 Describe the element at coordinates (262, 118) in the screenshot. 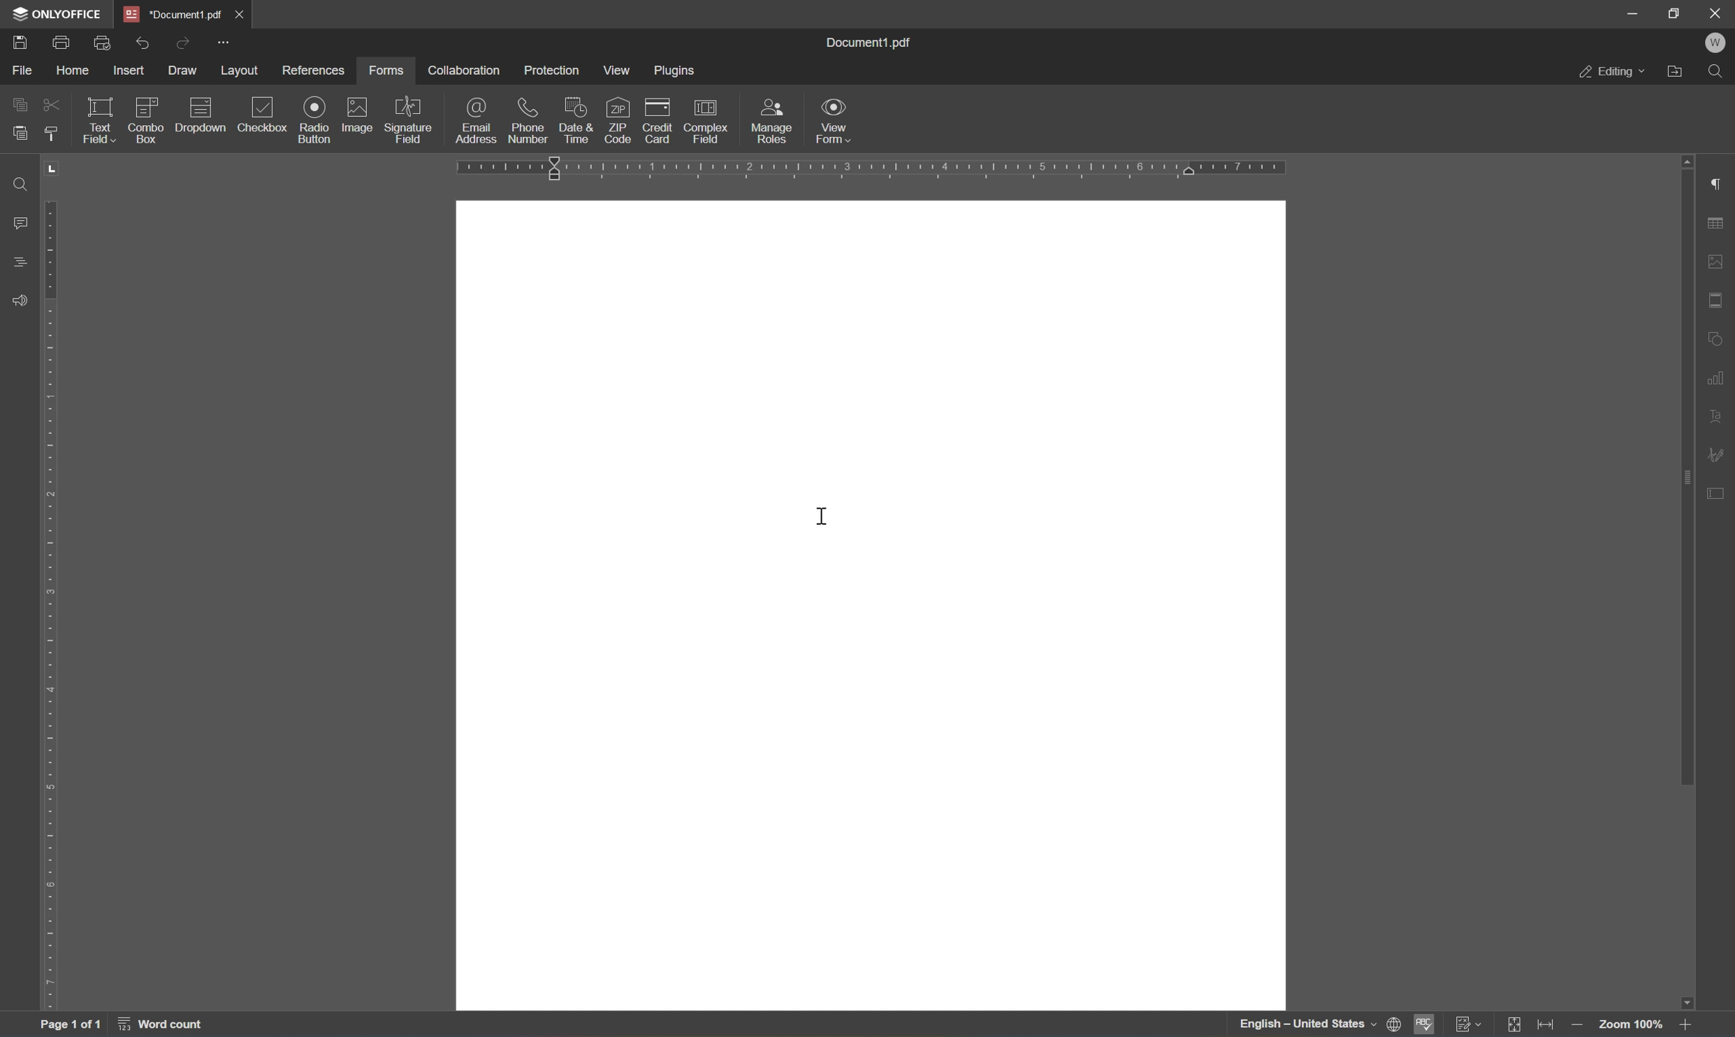

I see `checkbox` at that location.